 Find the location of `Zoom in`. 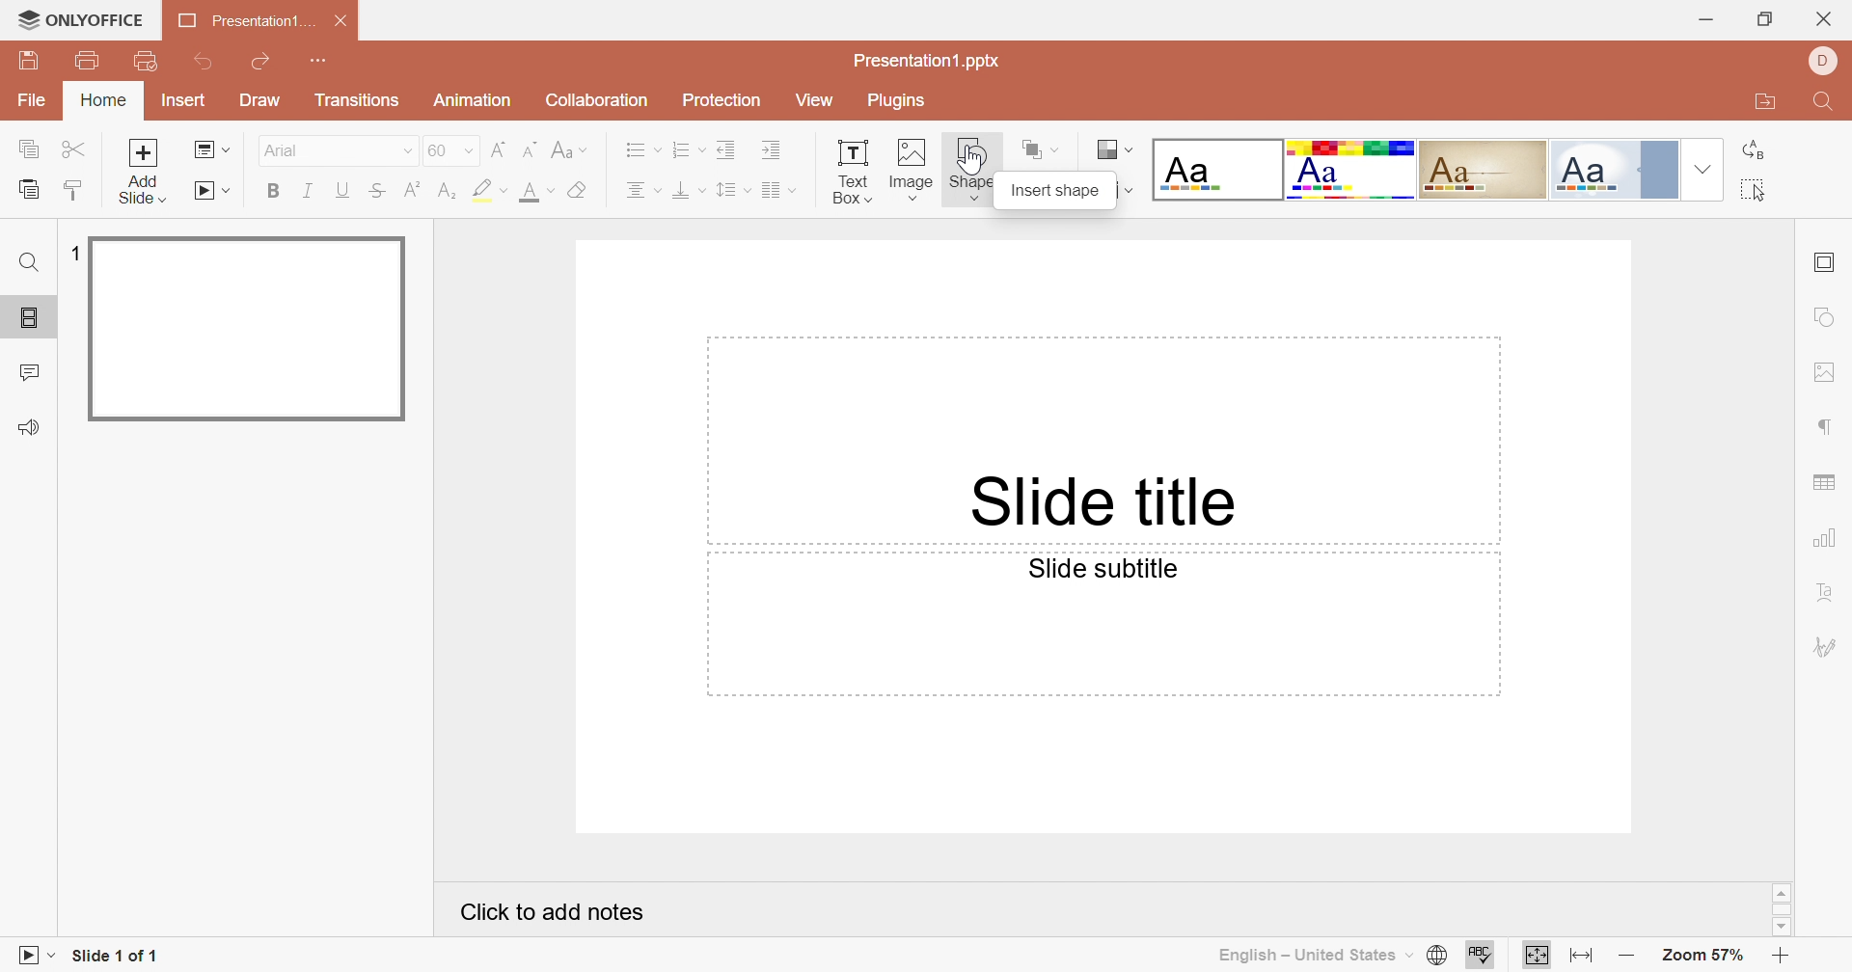

Zoom in is located at coordinates (1782, 958).